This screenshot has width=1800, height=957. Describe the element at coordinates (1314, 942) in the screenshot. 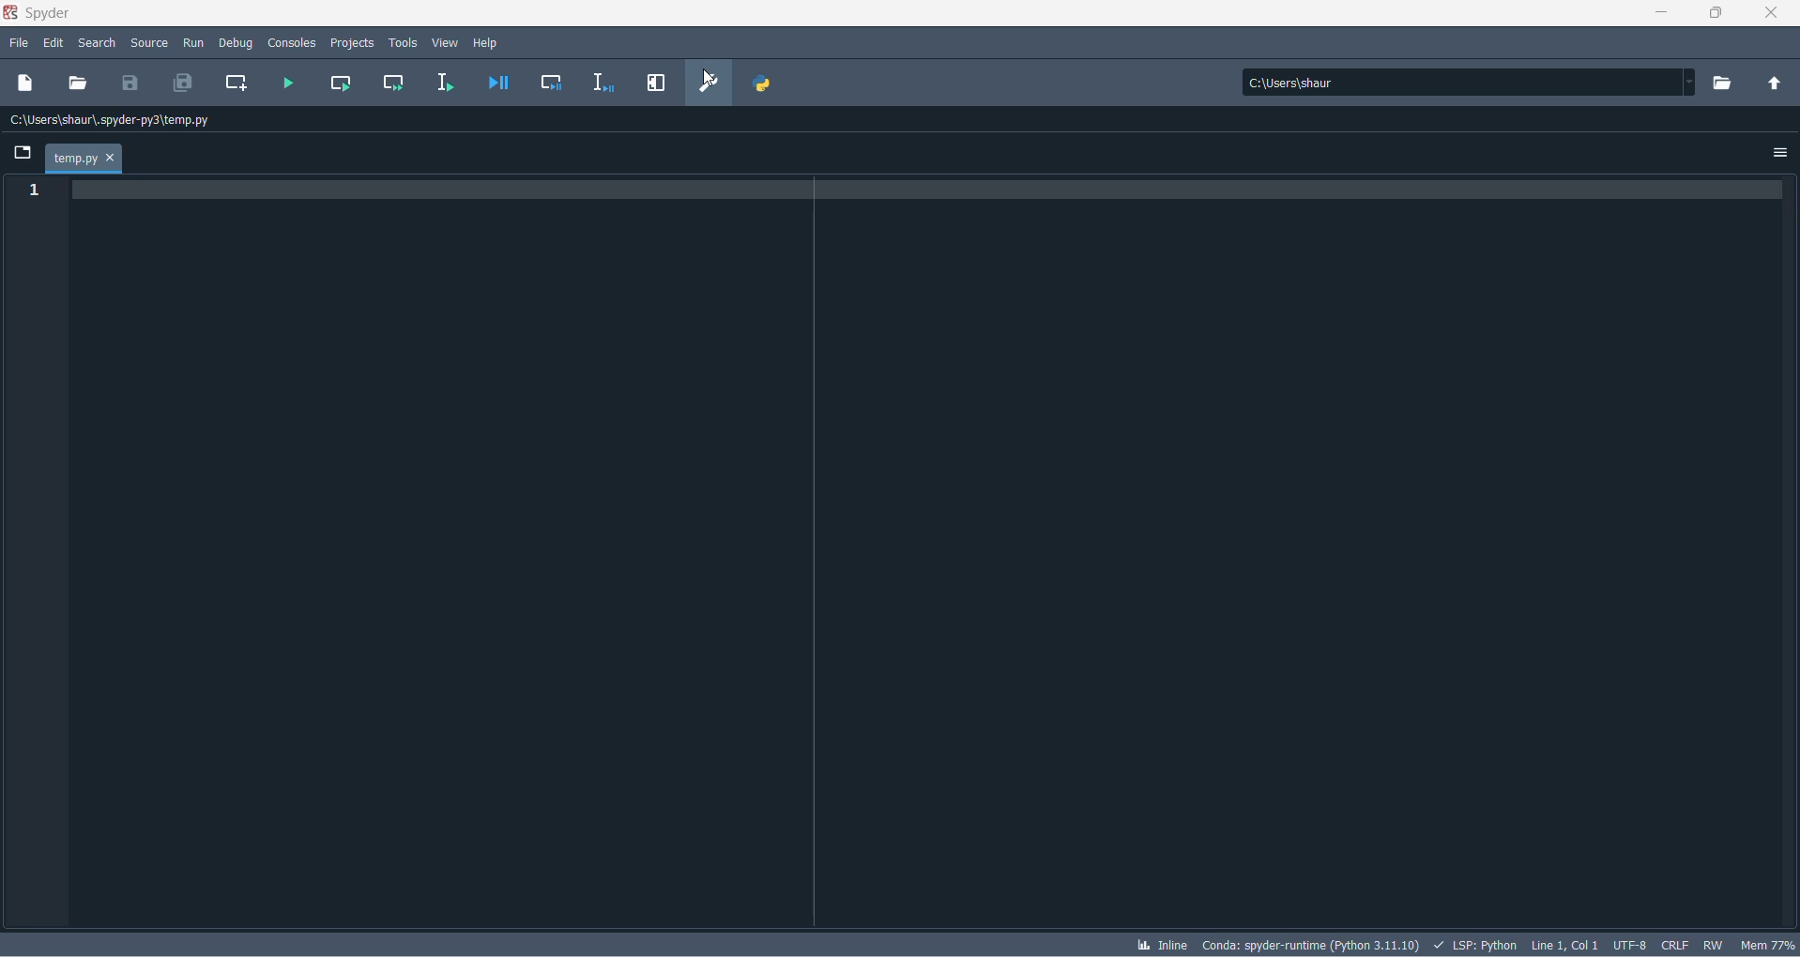

I see `spyder version` at that location.